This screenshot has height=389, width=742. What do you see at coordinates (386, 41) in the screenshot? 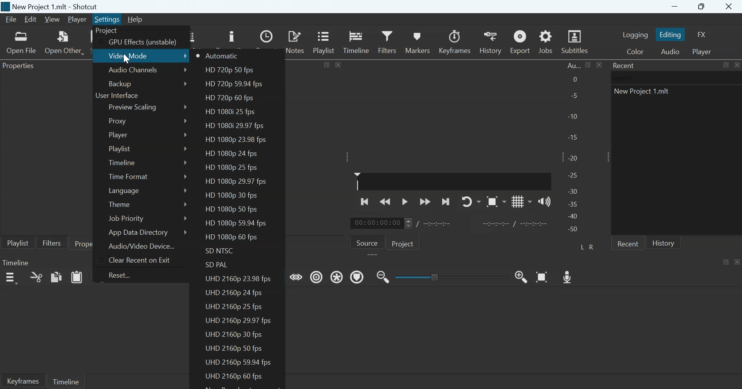
I see `Filters` at bounding box center [386, 41].